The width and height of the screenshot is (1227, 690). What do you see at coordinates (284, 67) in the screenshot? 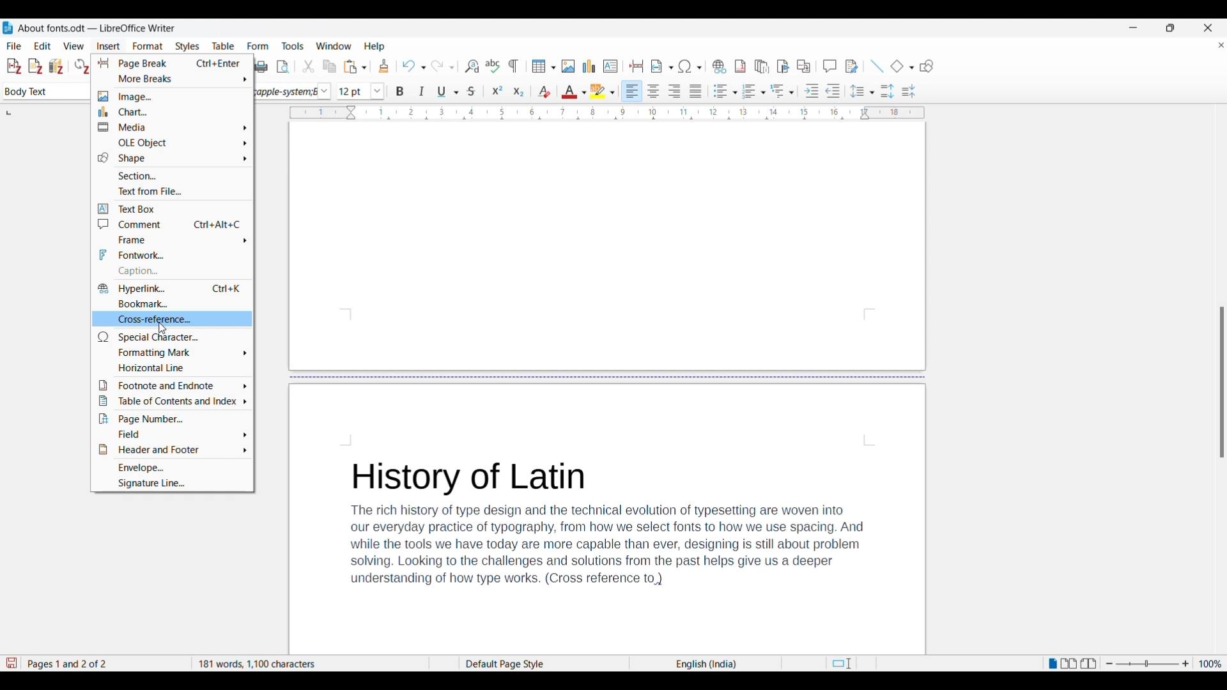
I see `Toggle print preview` at bounding box center [284, 67].